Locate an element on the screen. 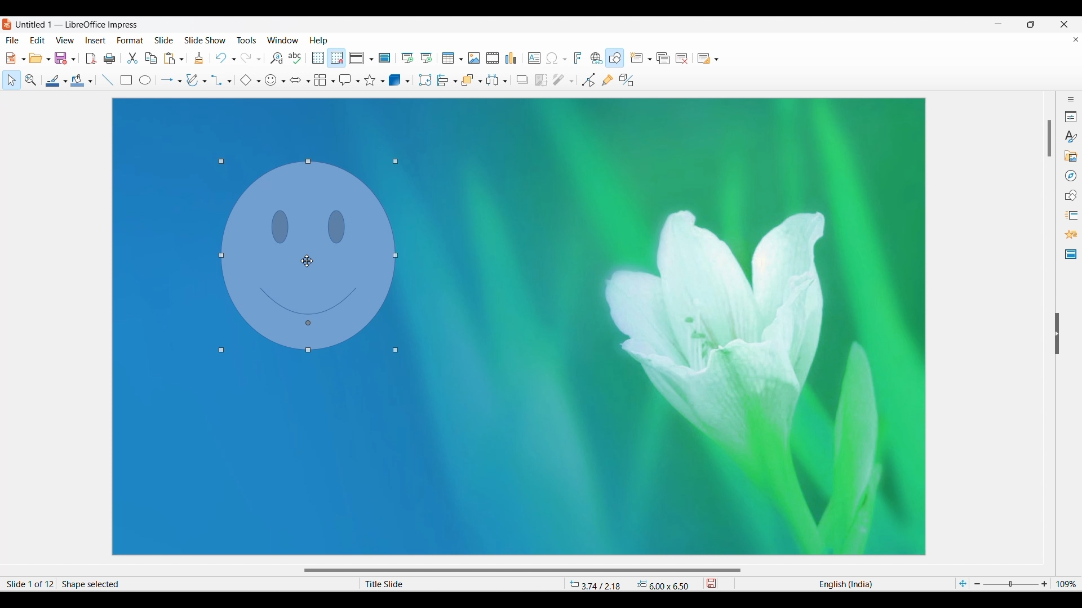  Hide right sidebar is located at coordinates (1057, 334).